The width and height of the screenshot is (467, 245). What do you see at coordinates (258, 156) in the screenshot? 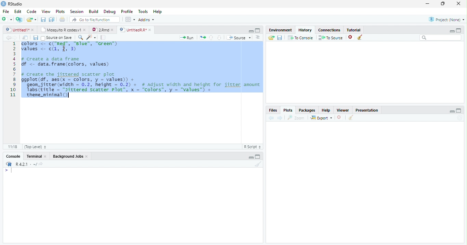
I see `Maximize` at bounding box center [258, 156].